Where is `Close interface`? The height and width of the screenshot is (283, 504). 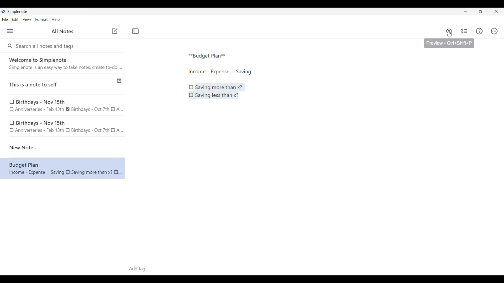 Close interface is located at coordinates (496, 11).